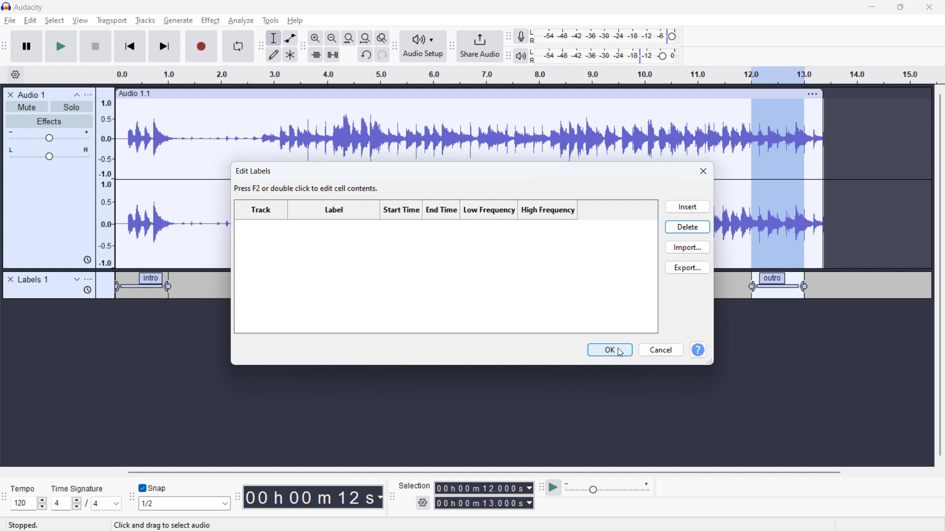 The height and width of the screenshot is (531, 945). I want to click on track, so click(262, 209).